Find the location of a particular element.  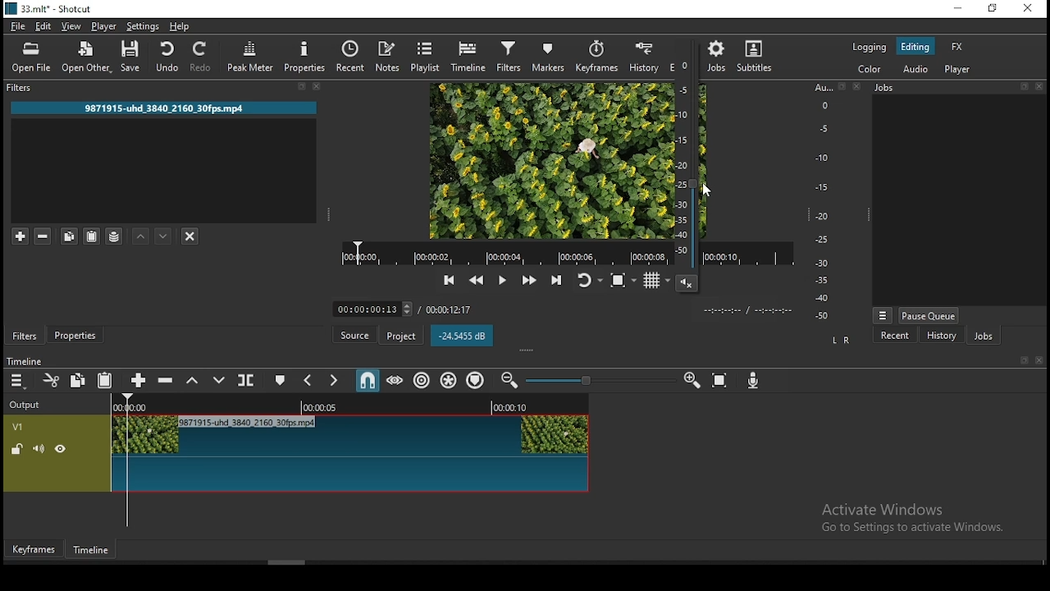

L R is located at coordinates (841, 341).